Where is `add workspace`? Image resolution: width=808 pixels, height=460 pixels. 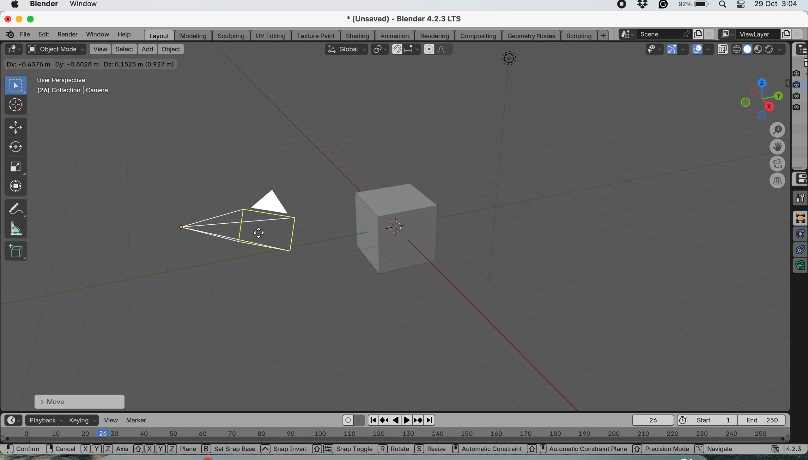 add workspace is located at coordinates (604, 35).